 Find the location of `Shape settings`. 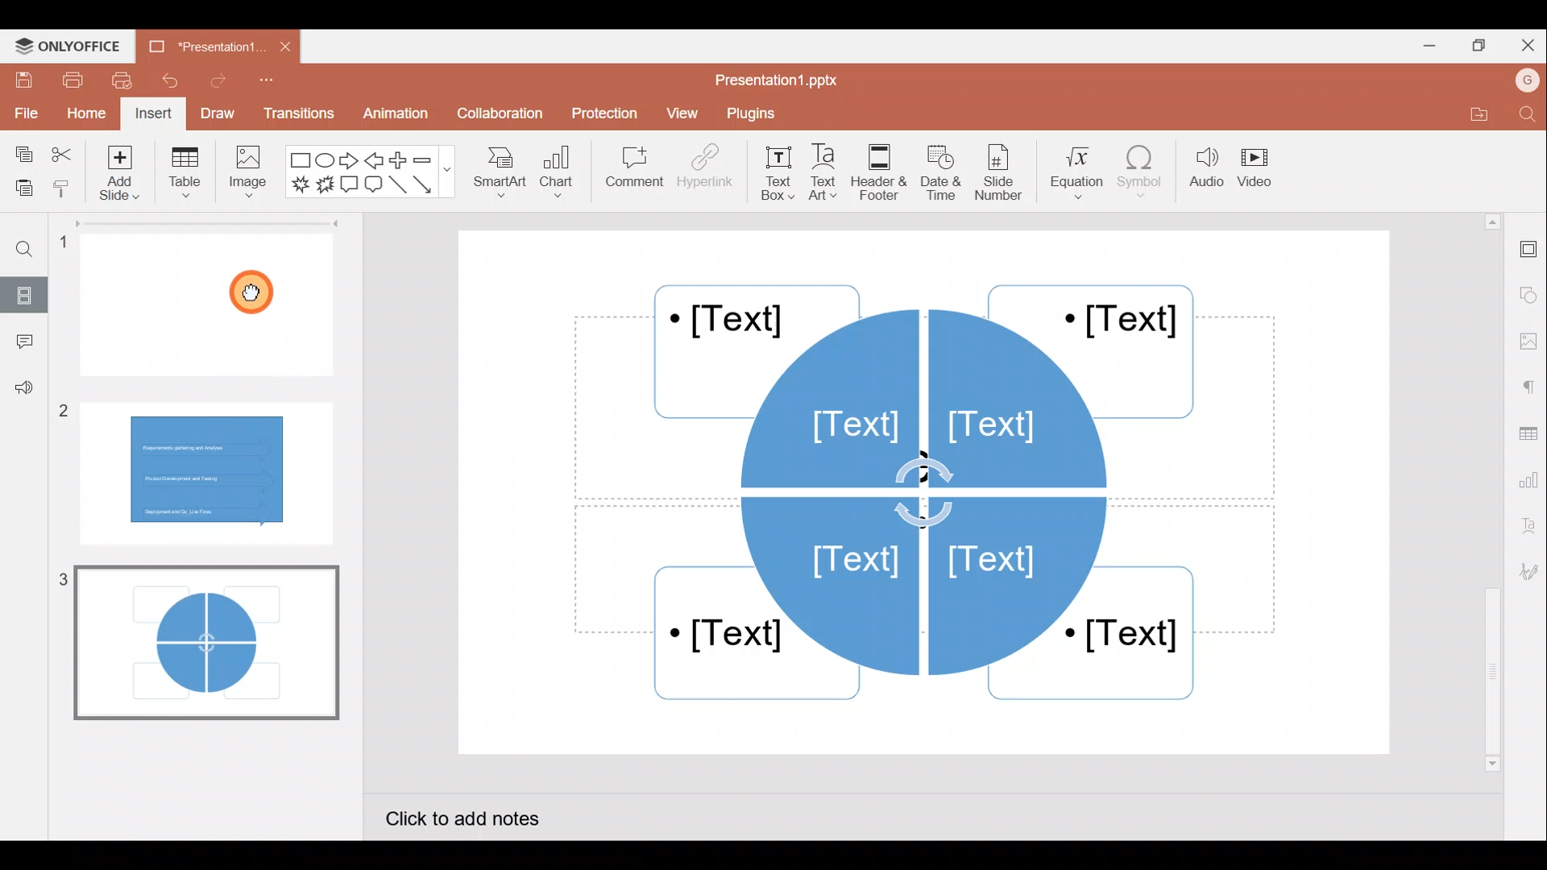

Shape settings is located at coordinates (1528, 289).